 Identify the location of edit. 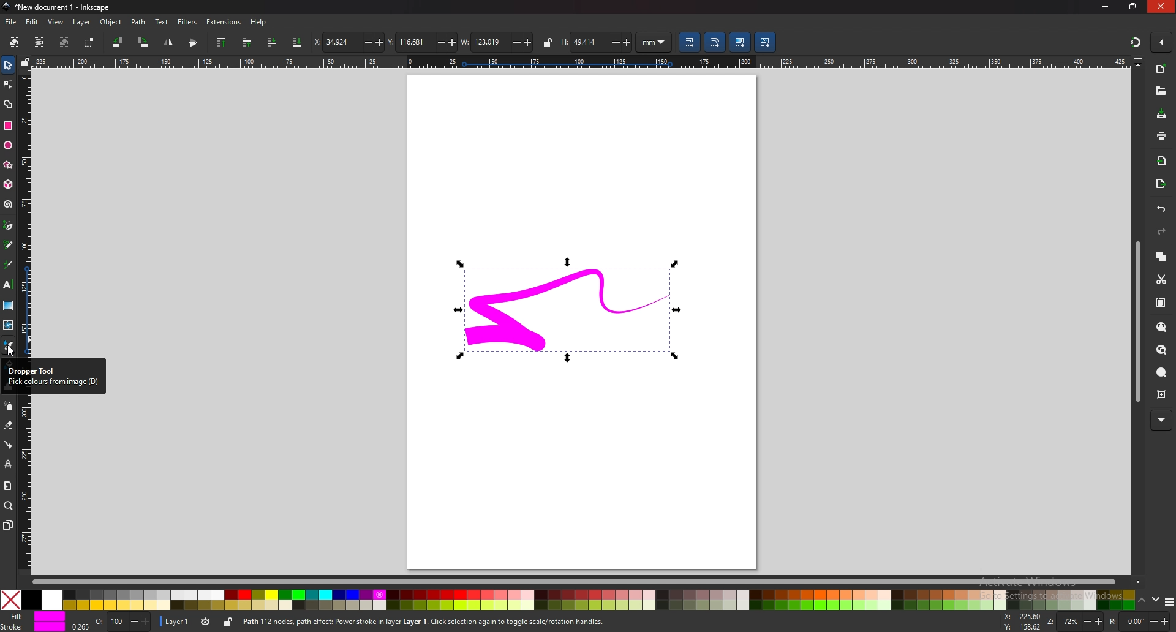
(32, 22).